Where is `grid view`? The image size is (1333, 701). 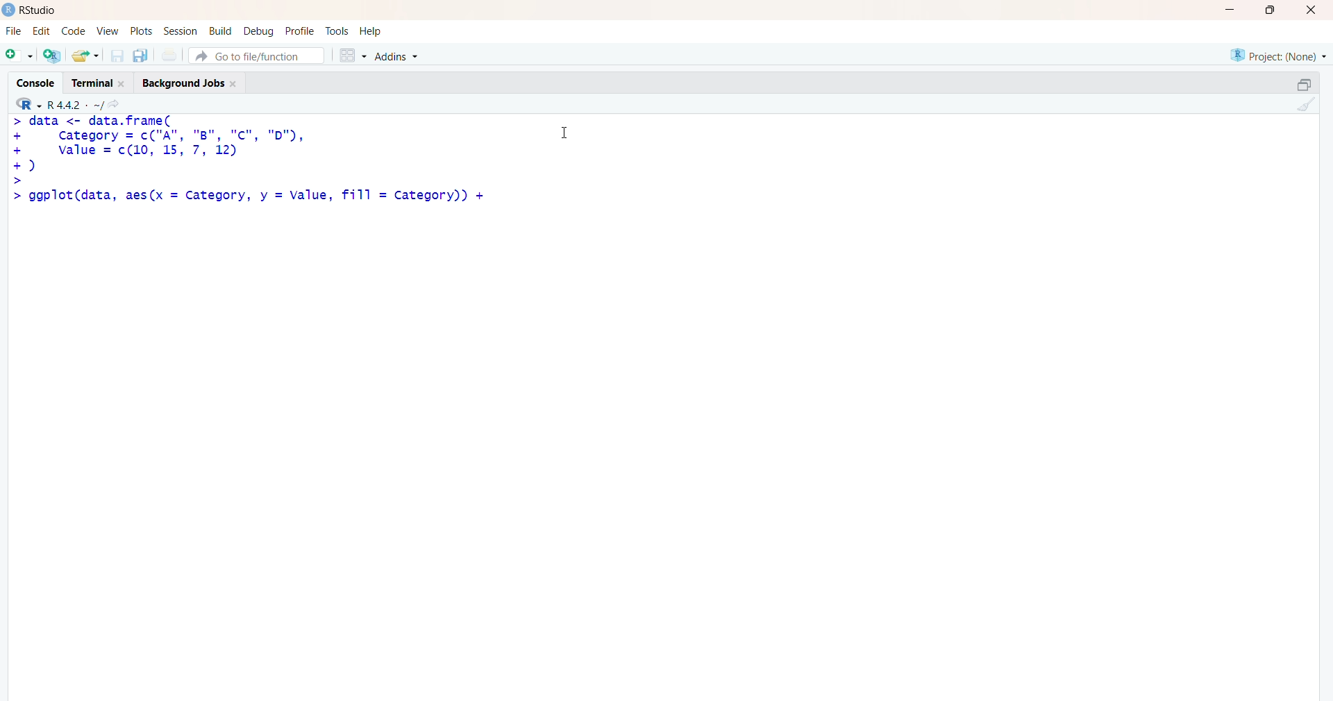 grid view is located at coordinates (352, 55).